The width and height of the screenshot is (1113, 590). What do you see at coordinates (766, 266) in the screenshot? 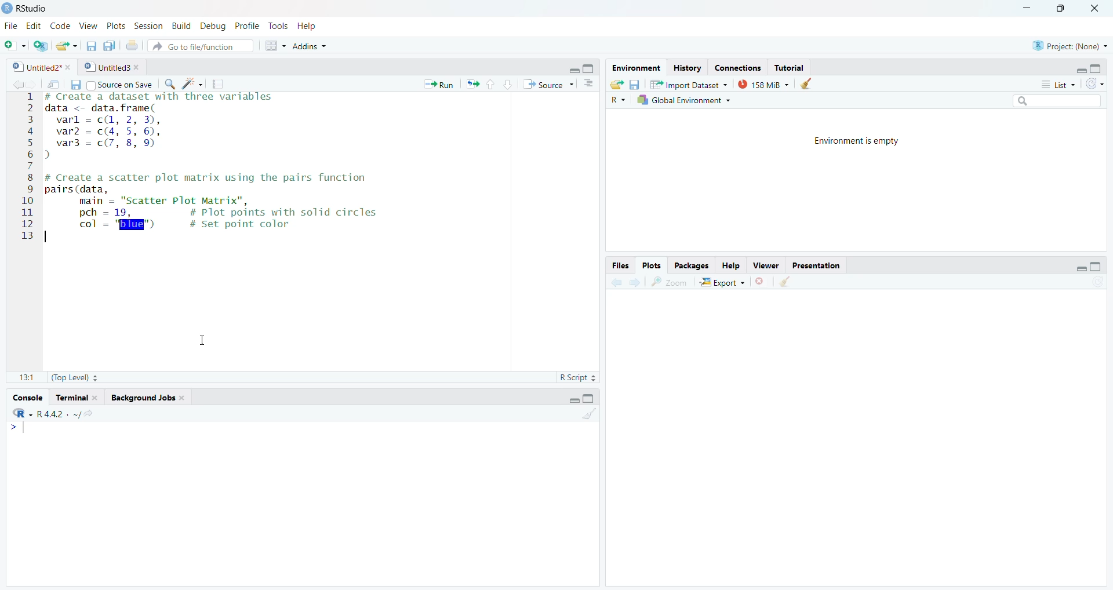
I see ` Viewer` at bounding box center [766, 266].